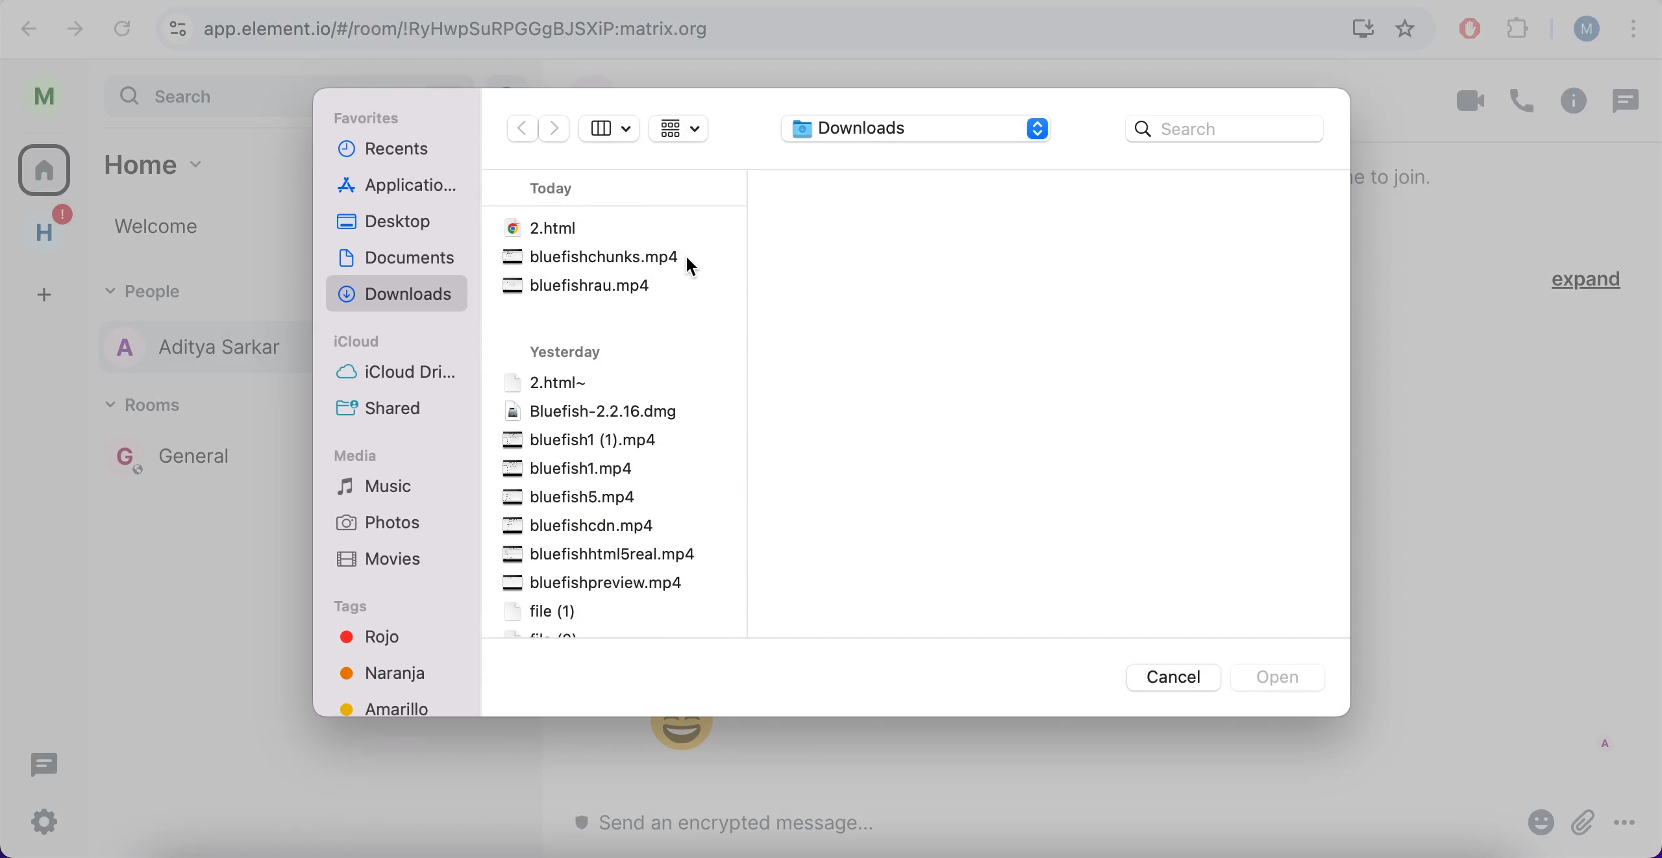  Describe the element at coordinates (1589, 278) in the screenshot. I see `expand` at that location.